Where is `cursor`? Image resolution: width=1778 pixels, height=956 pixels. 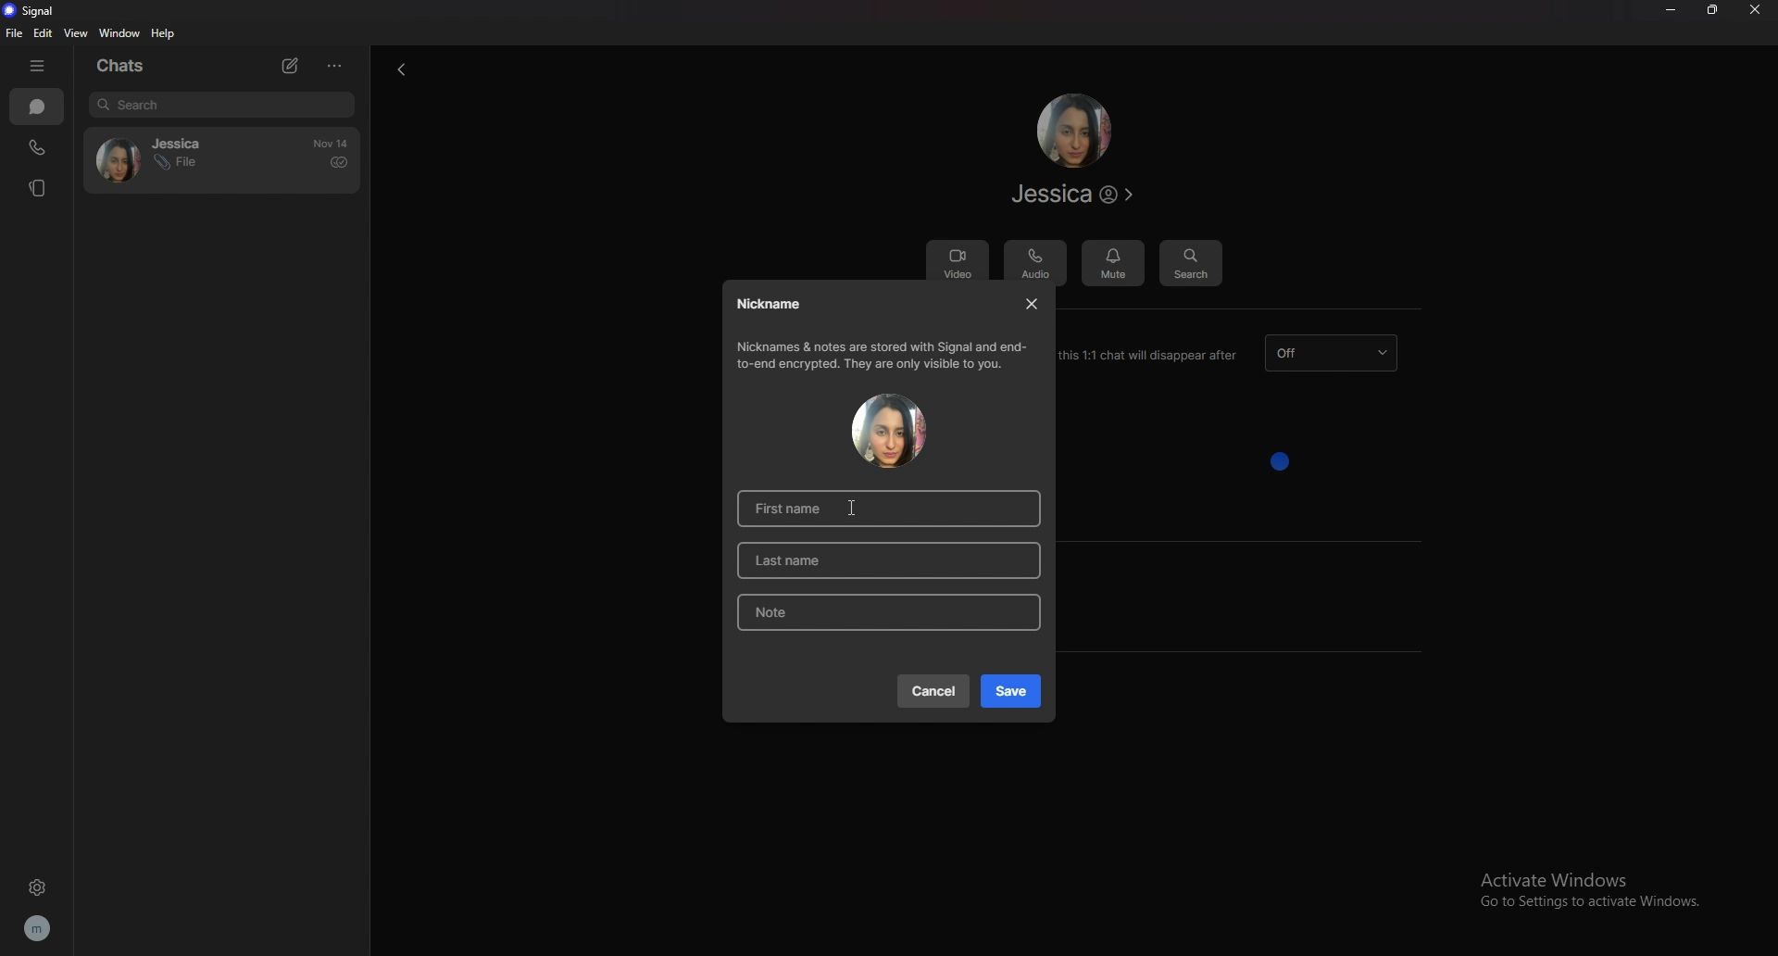 cursor is located at coordinates (848, 509).